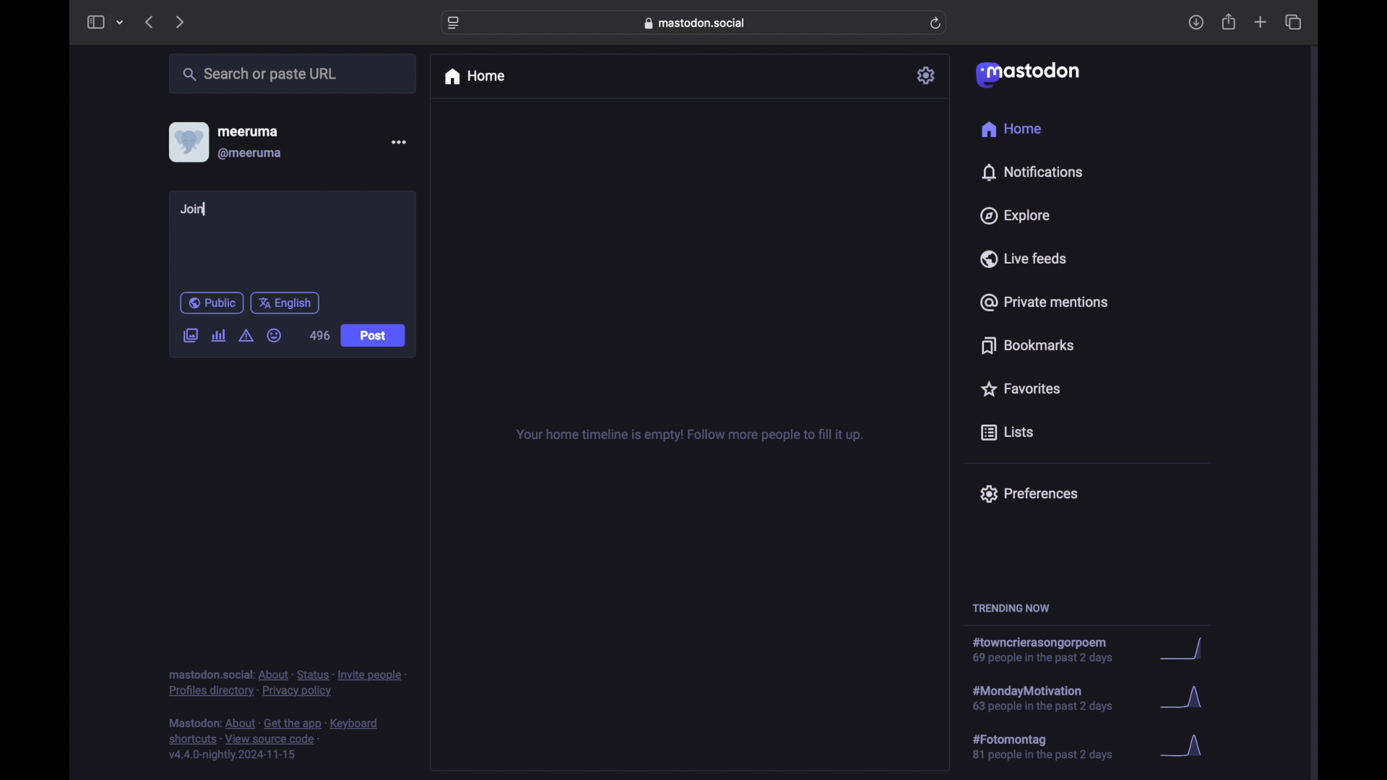  I want to click on lists, so click(1007, 433).